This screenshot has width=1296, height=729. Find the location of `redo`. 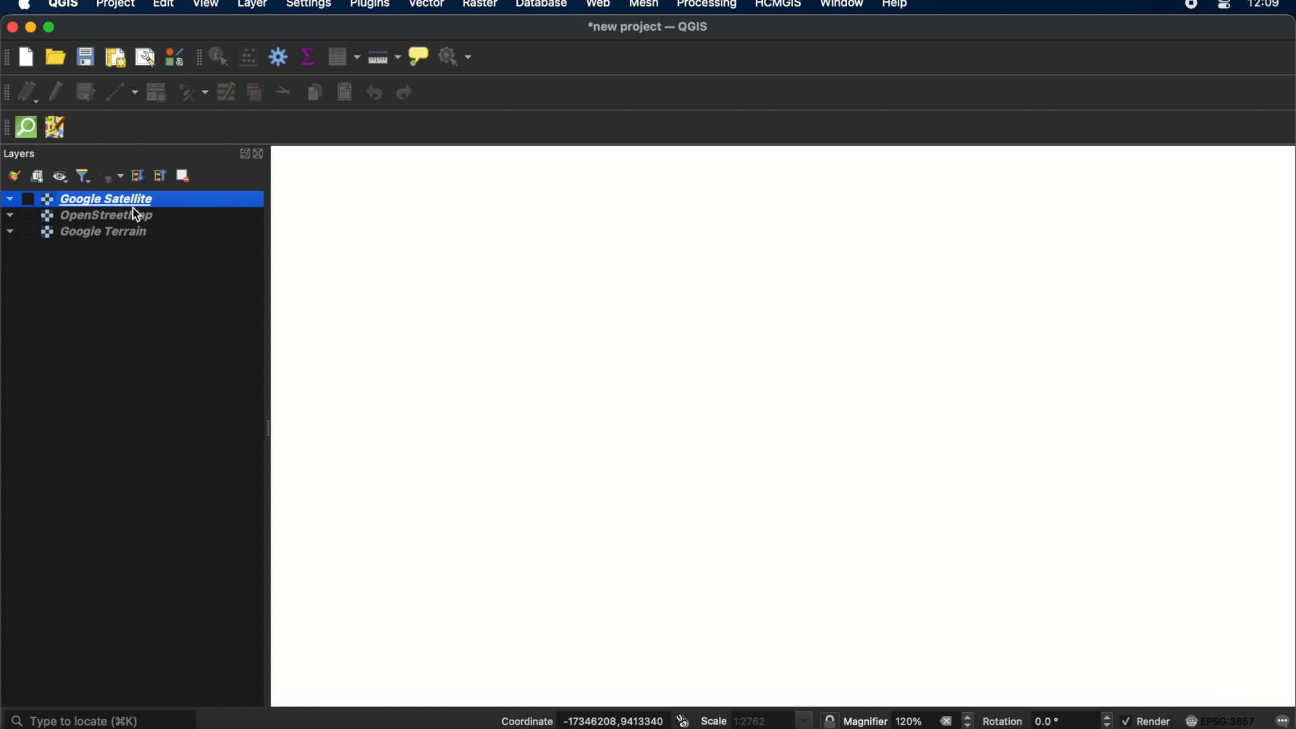

redo is located at coordinates (408, 93).